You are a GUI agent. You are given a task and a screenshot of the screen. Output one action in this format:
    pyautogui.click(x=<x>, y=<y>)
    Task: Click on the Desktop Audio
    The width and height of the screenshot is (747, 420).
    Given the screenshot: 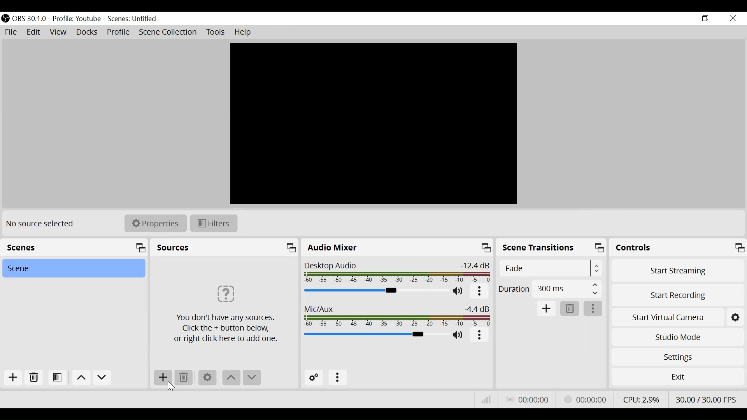 What is the action you would take?
    pyautogui.click(x=396, y=273)
    